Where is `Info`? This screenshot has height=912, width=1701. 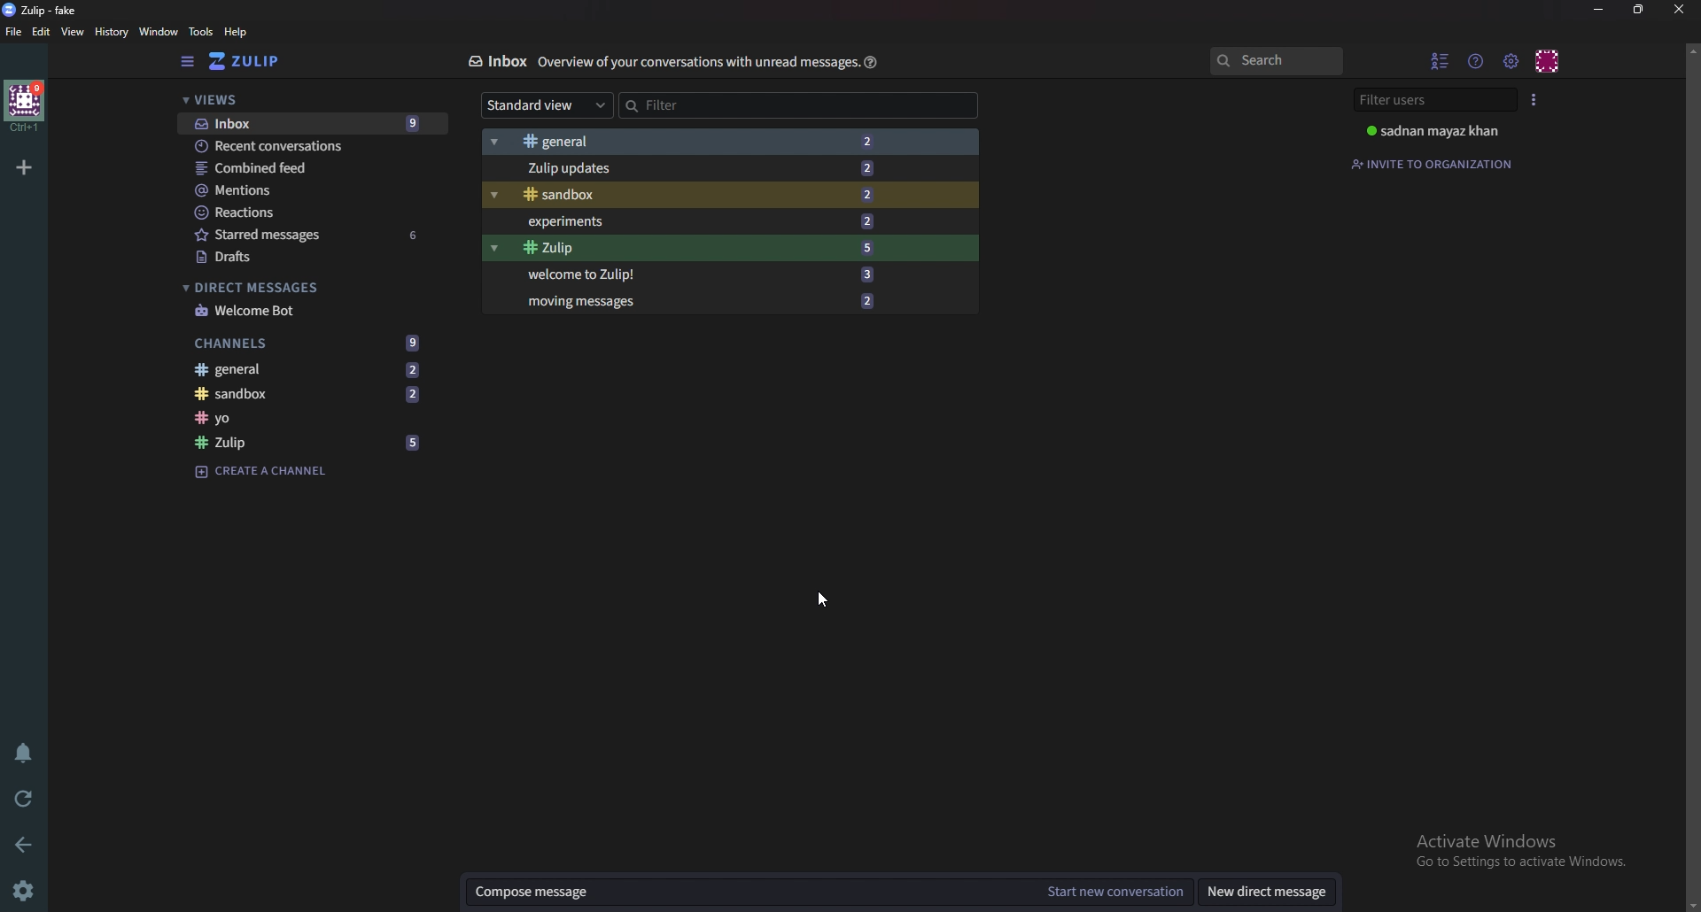
Info is located at coordinates (696, 63).